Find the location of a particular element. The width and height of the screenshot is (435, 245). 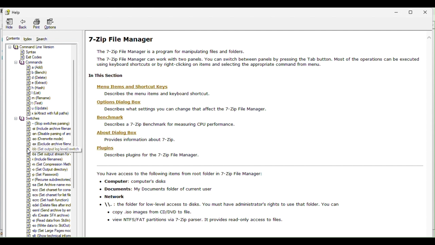

back is located at coordinates (22, 23).